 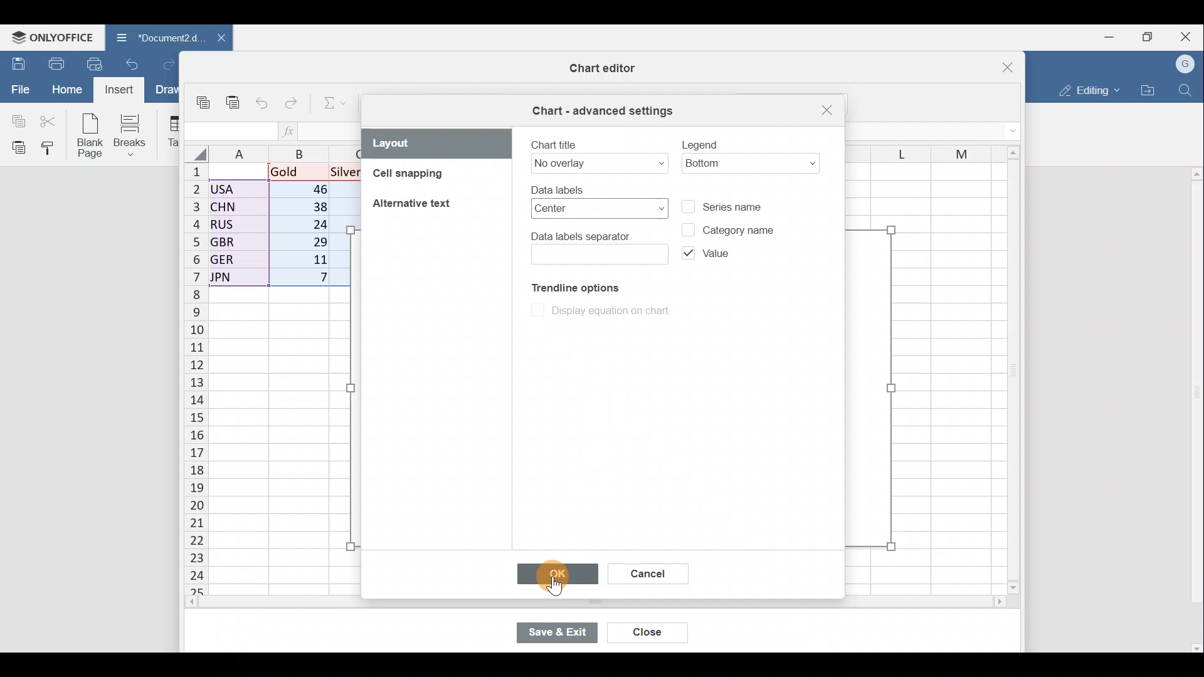 What do you see at coordinates (16, 119) in the screenshot?
I see `Copy` at bounding box center [16, 119].